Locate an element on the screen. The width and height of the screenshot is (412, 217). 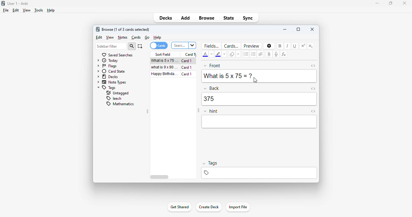
remove formatting is located at coordinates (232, 54).